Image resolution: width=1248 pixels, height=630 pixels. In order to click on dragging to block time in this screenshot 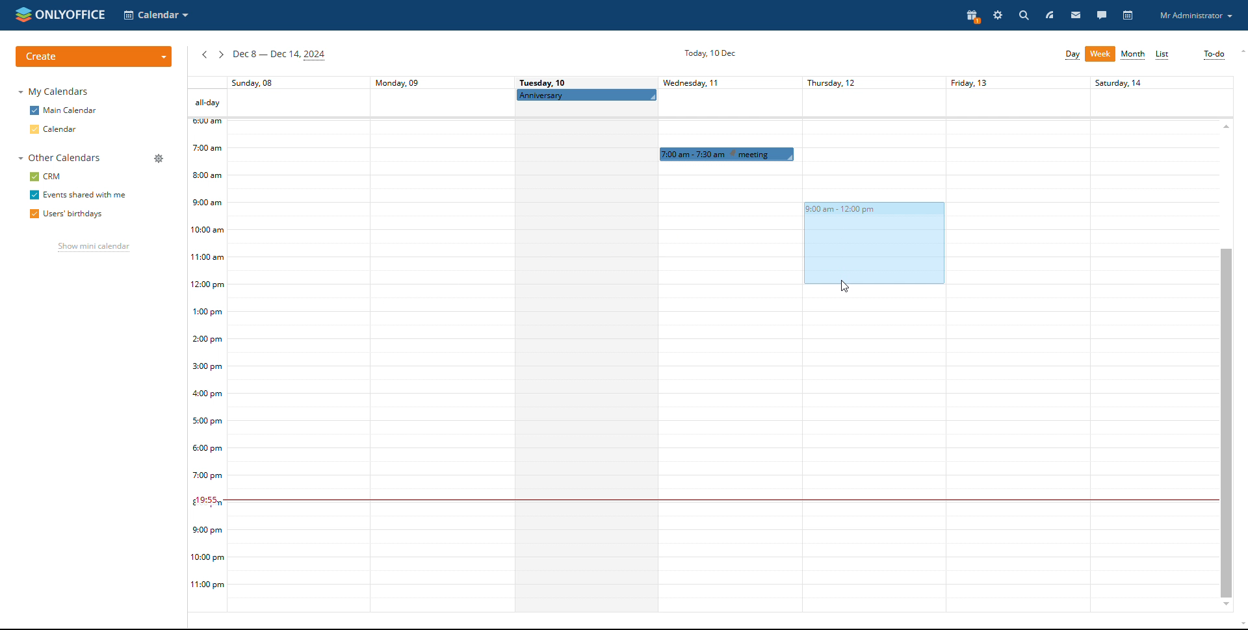, I will do `click(870, 243)`.